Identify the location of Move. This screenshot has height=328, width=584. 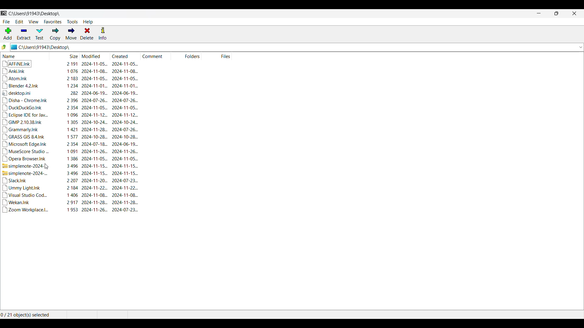
(71, 33).